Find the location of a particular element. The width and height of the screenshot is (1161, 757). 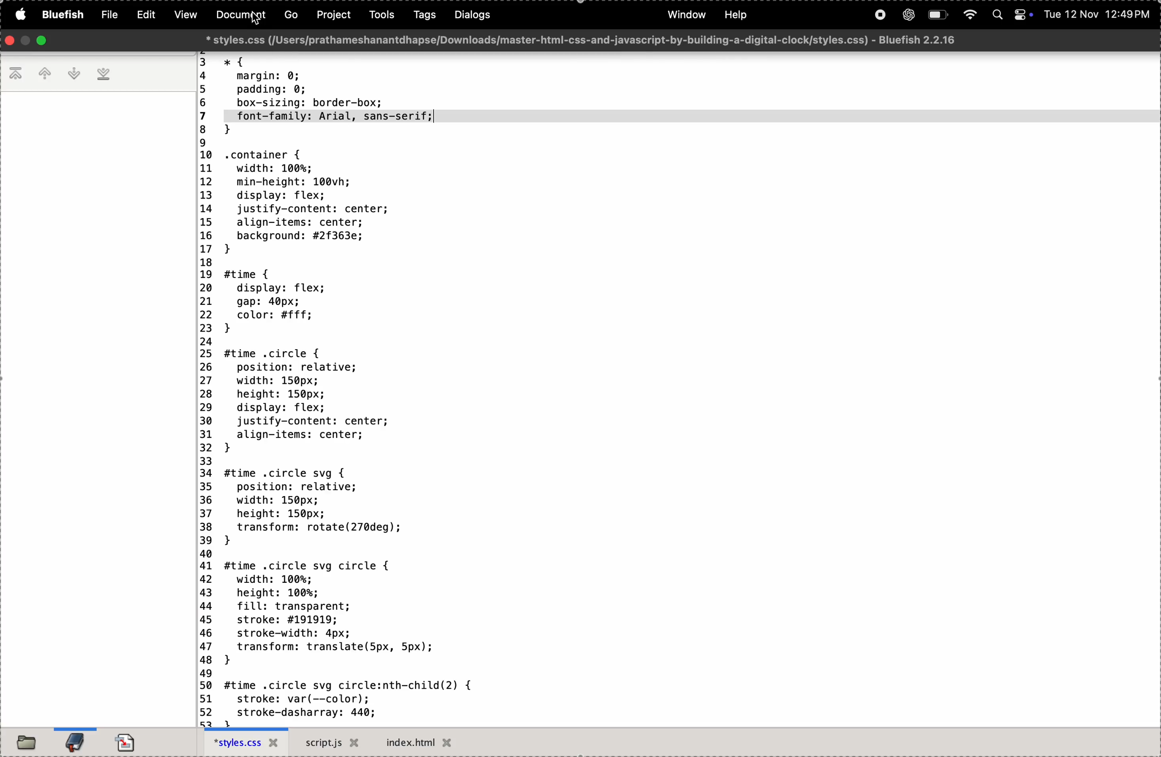

chatgpt is located at coordinates (906, 16).